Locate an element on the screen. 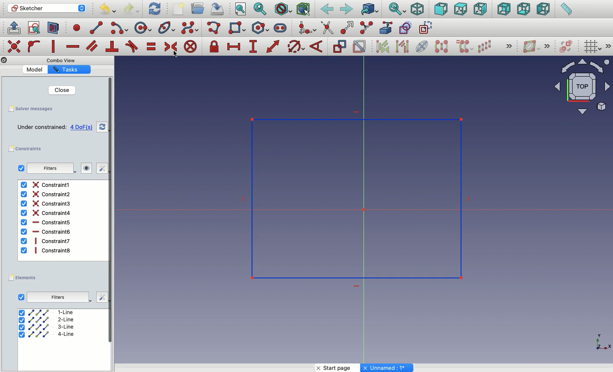 Image resolution: width=613 pixels, height=372 pixels. 3-line is located at coordinates (47, 327).